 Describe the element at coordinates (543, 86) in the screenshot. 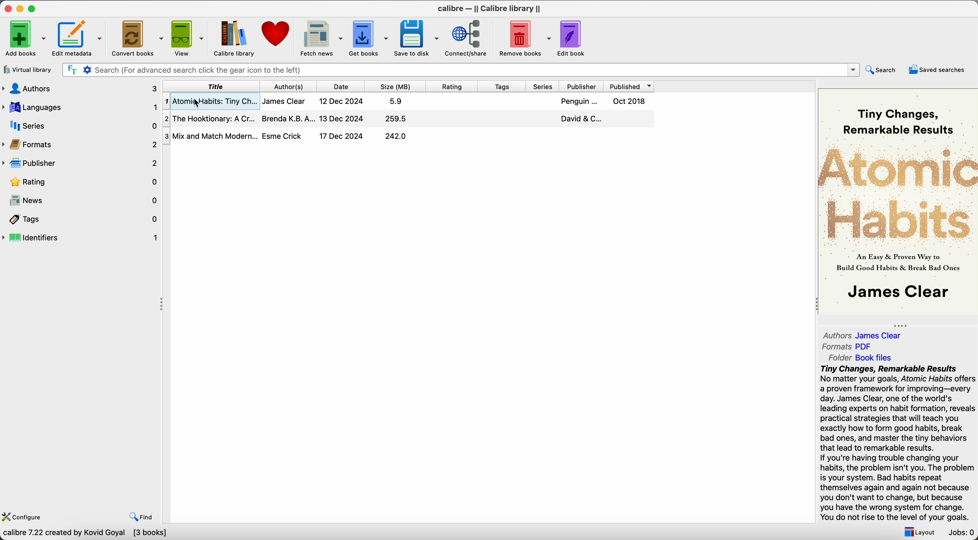

I see `series` at that location.